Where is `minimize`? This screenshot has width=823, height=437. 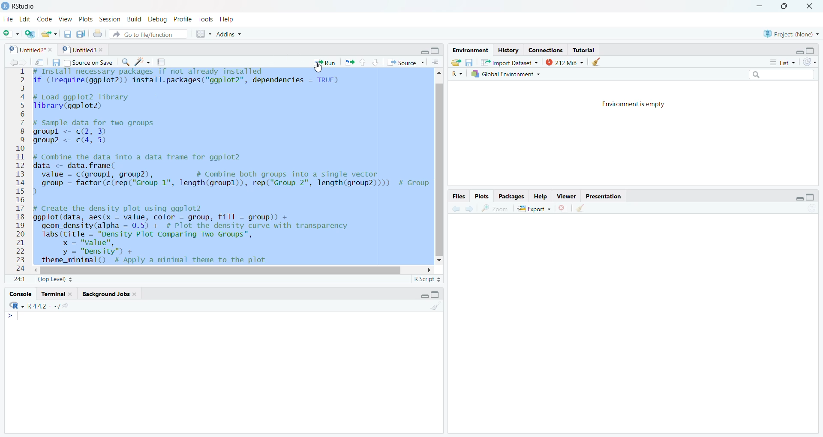
minimize is located at coordinates (418, 296).